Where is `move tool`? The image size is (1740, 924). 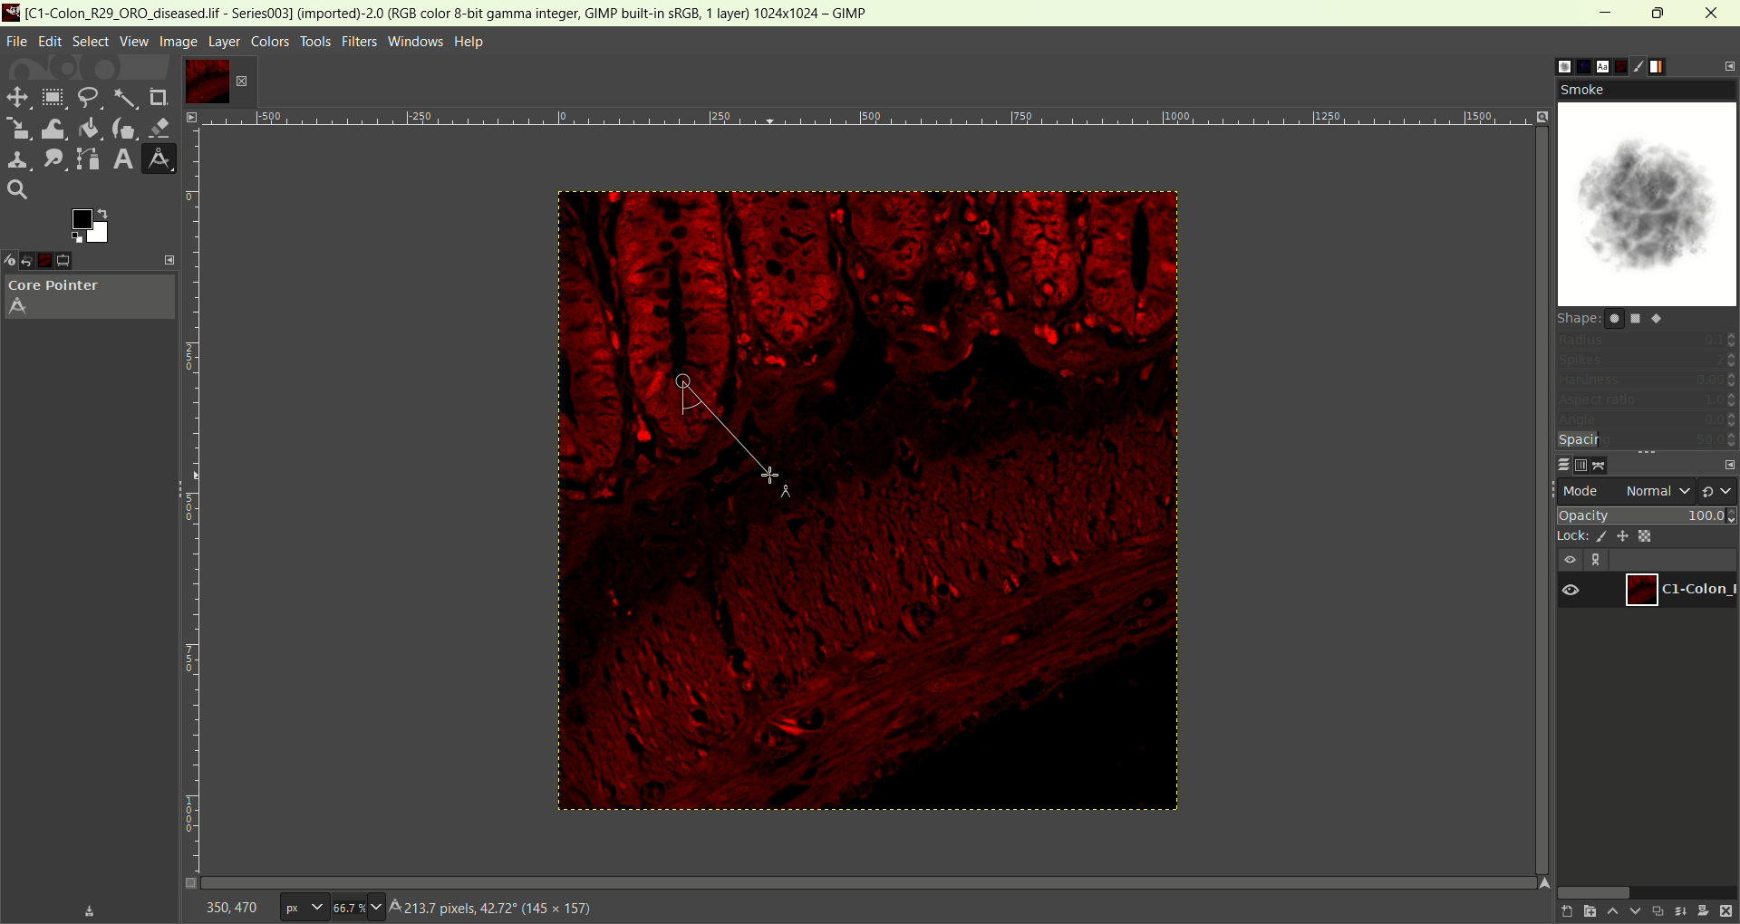
move tool is located at coordinates (15, 95).